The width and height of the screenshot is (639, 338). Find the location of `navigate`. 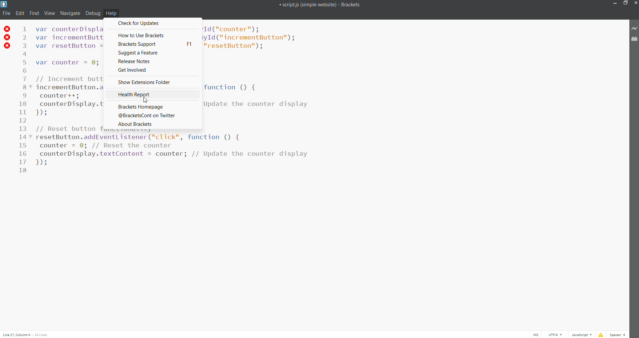

navigate is located at coordinates (70, 13).